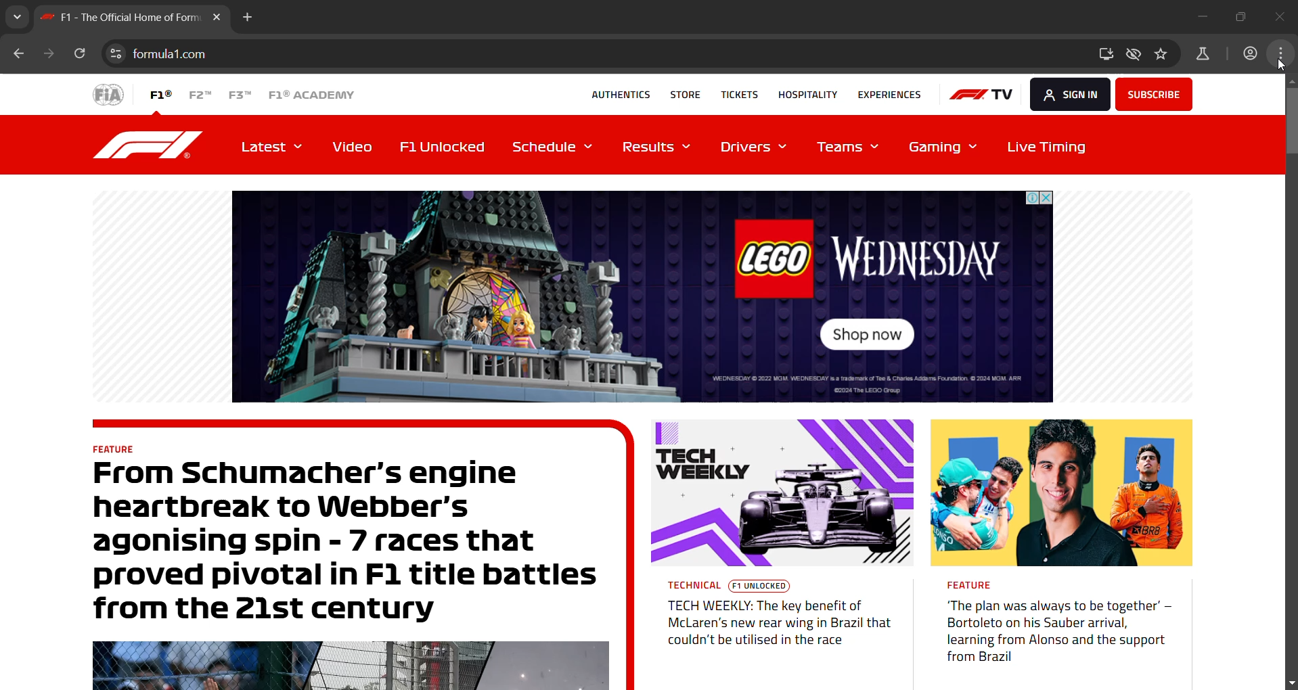 This screenshot has height=690, width=1298. Describe the element at coordinates (106, 95) in the screenshot. I see `FiA logo` at that location.